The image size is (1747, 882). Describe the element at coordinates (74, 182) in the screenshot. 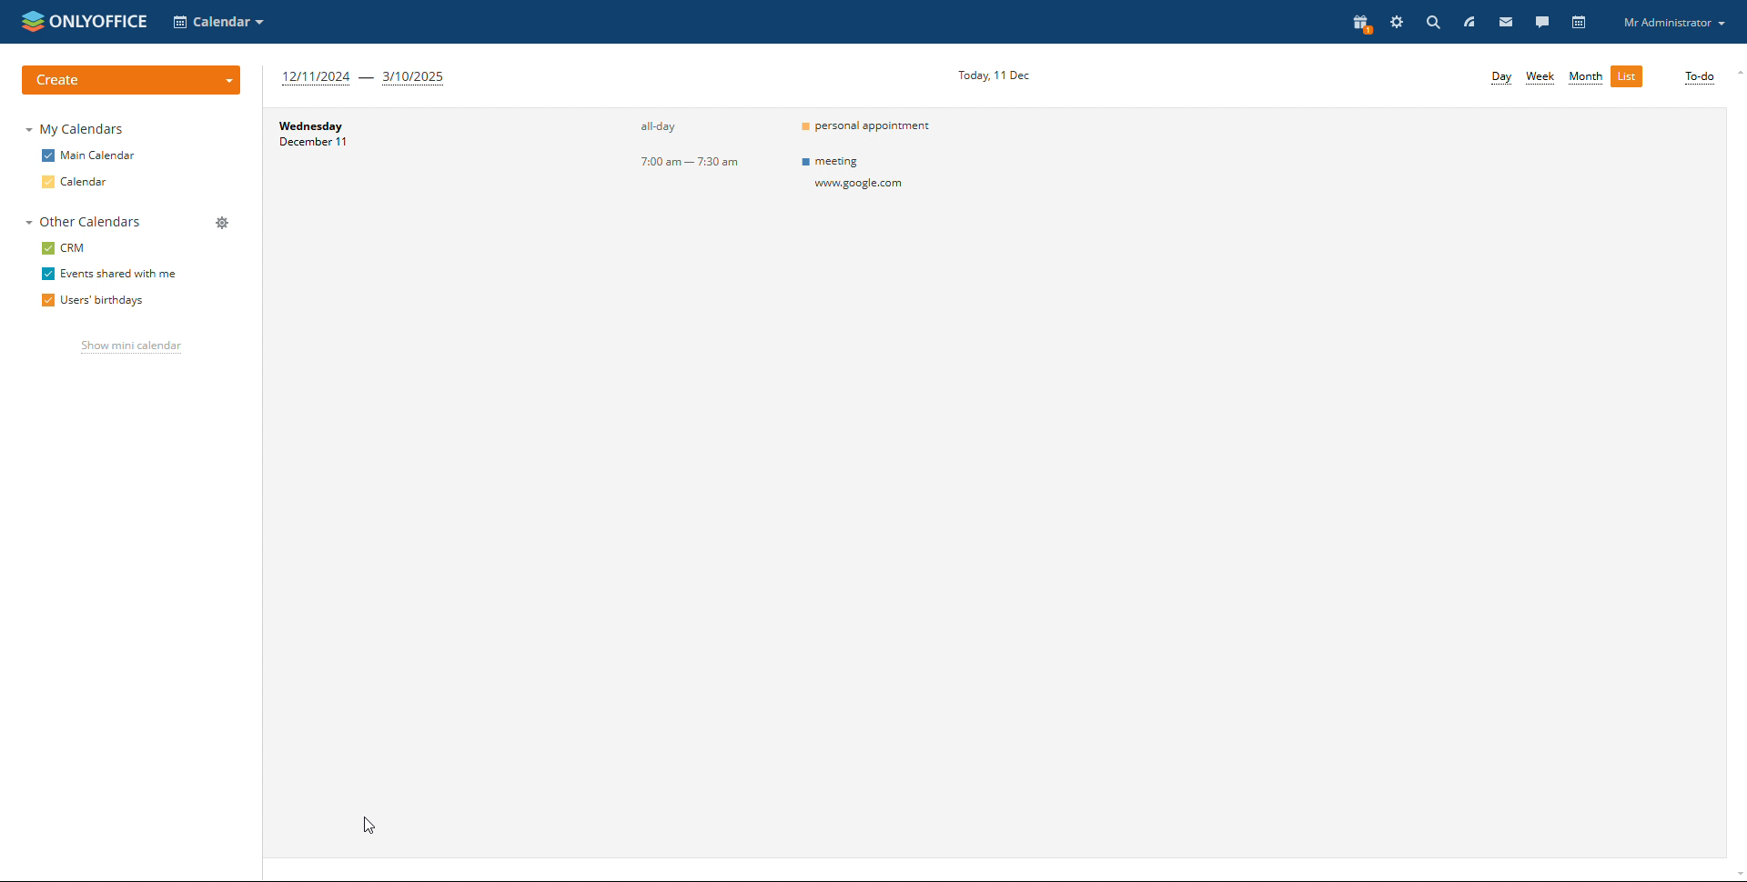

I see `calendar` at that location.